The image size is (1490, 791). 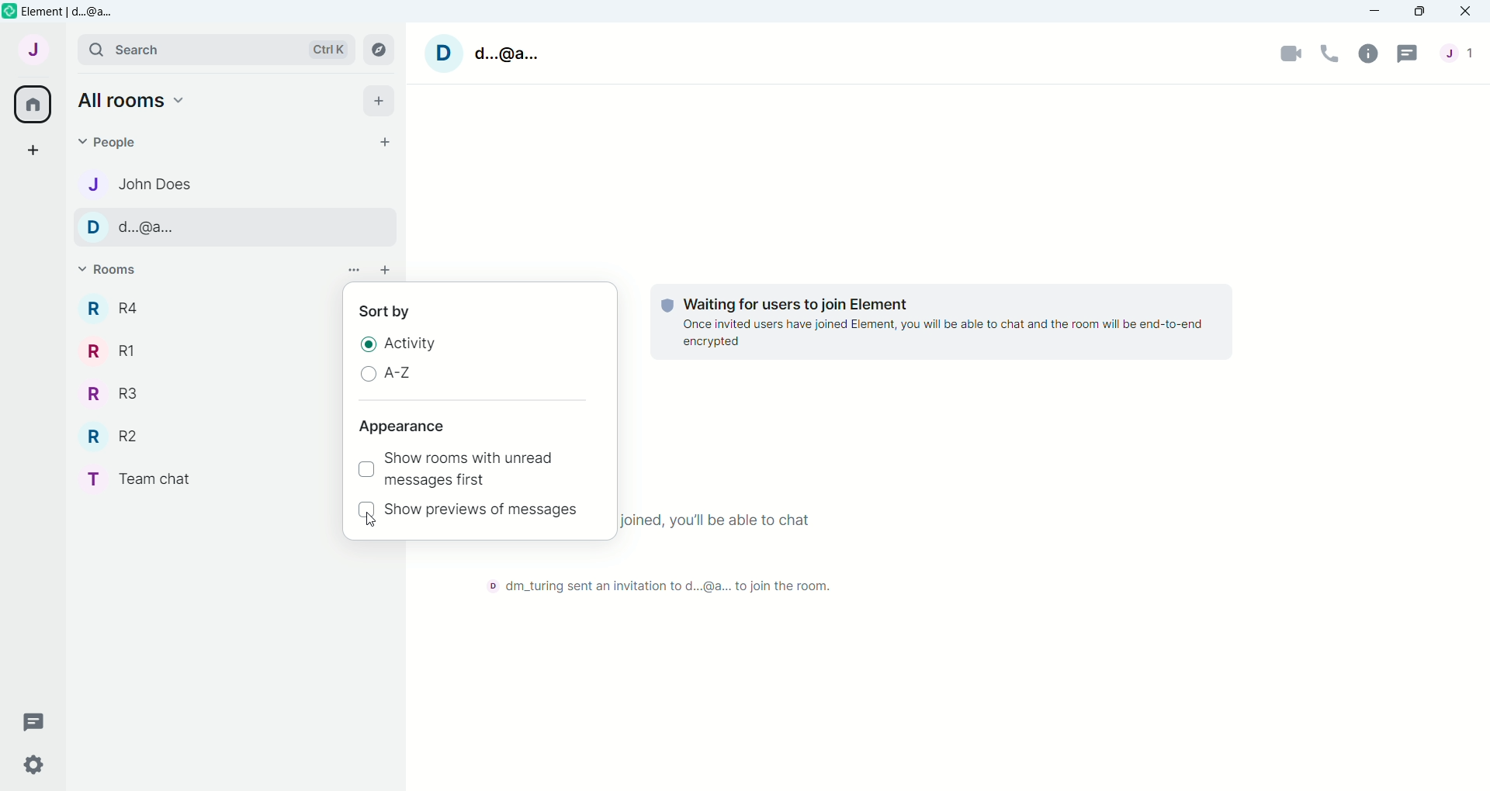 I want to click on D d...@a..., so click(x=151, y=228).